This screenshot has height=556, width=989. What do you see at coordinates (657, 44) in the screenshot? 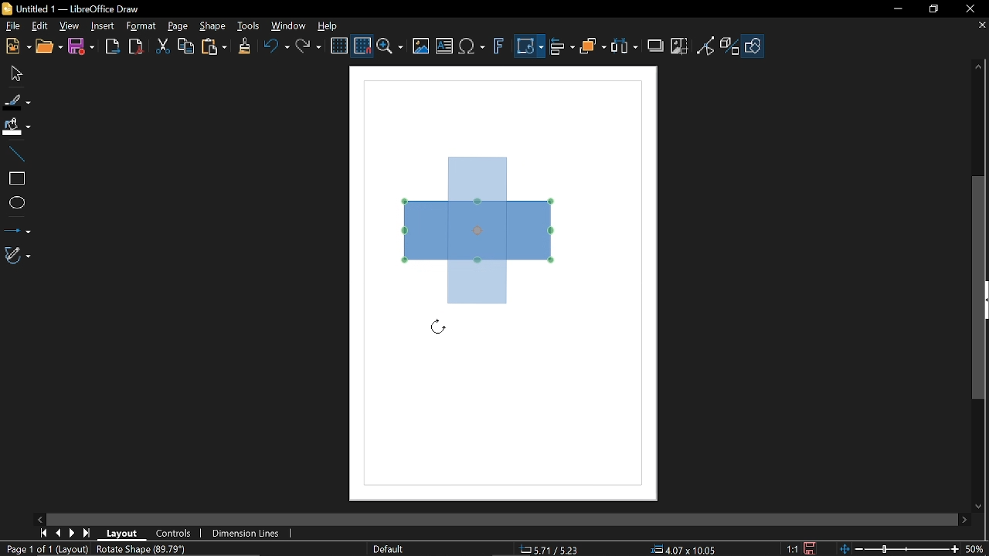
I see `Shadow` at bounding box center [657, 44].